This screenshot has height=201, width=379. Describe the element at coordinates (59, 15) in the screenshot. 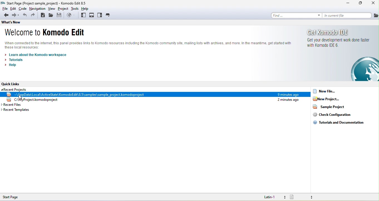

I see `save` at that location.